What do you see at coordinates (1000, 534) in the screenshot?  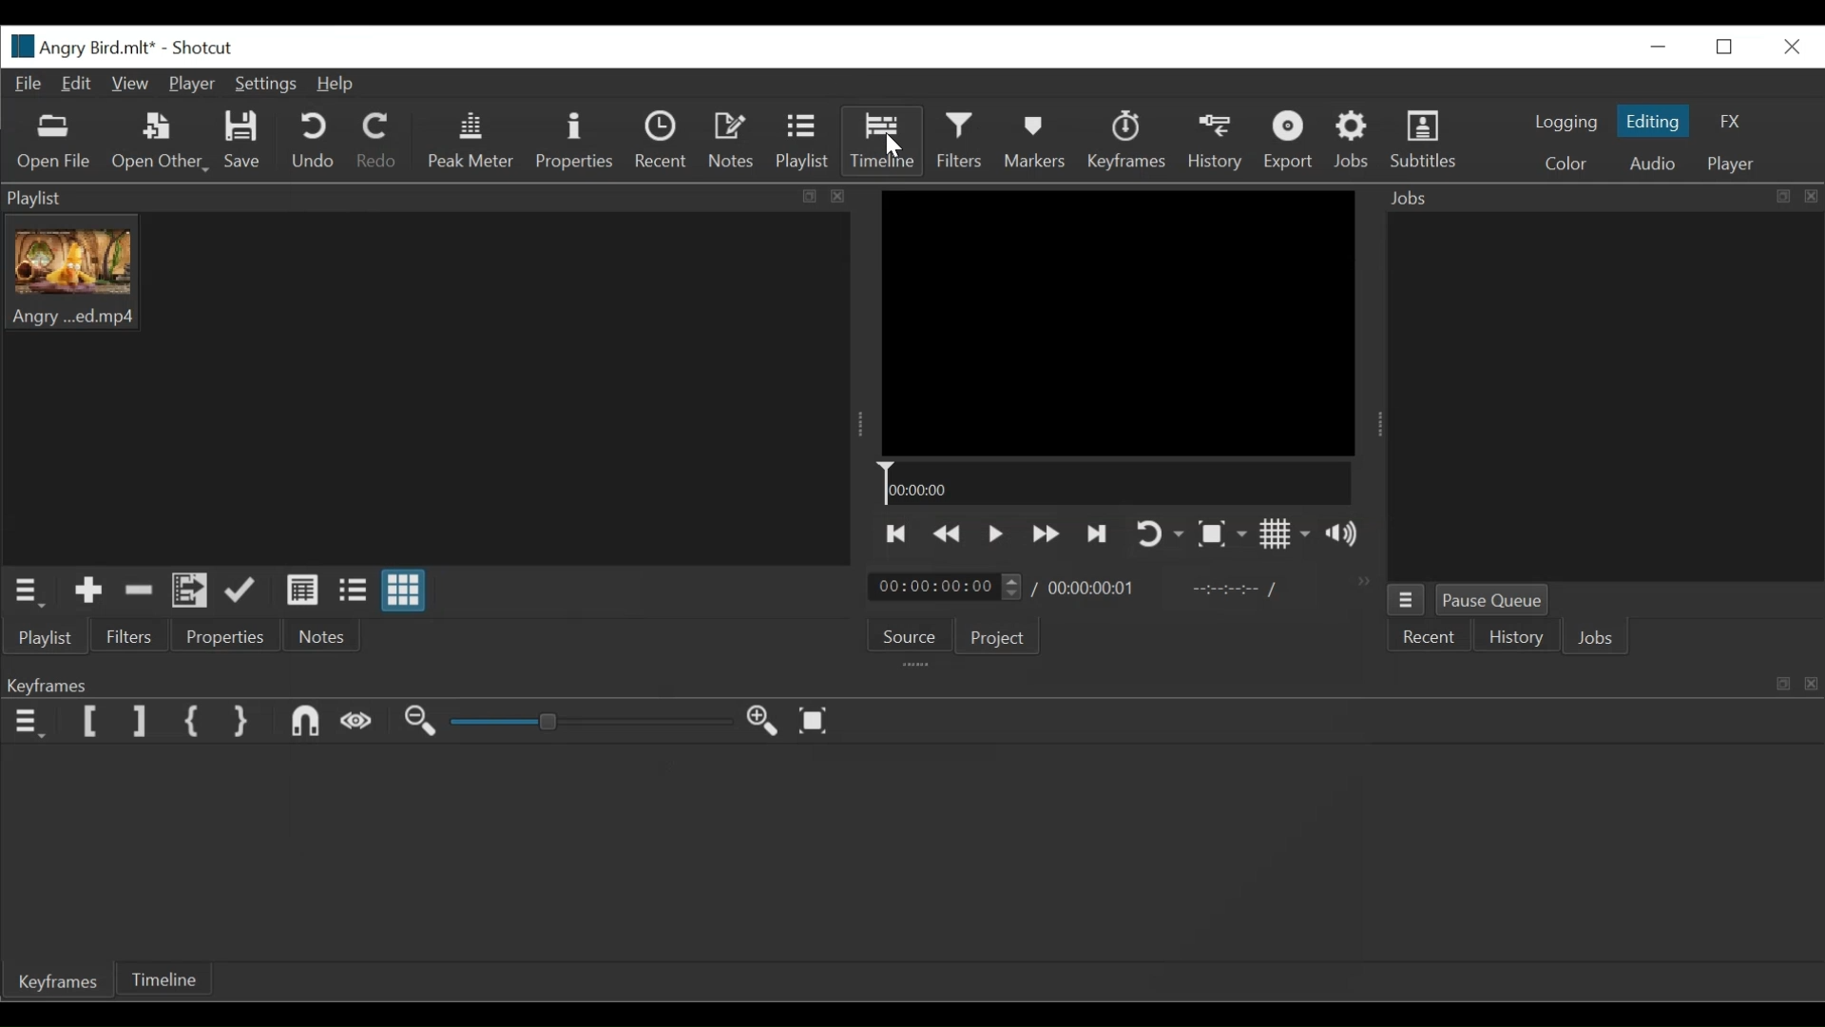 I see `Toggle play or pause` at bounding box center [1000, 534].